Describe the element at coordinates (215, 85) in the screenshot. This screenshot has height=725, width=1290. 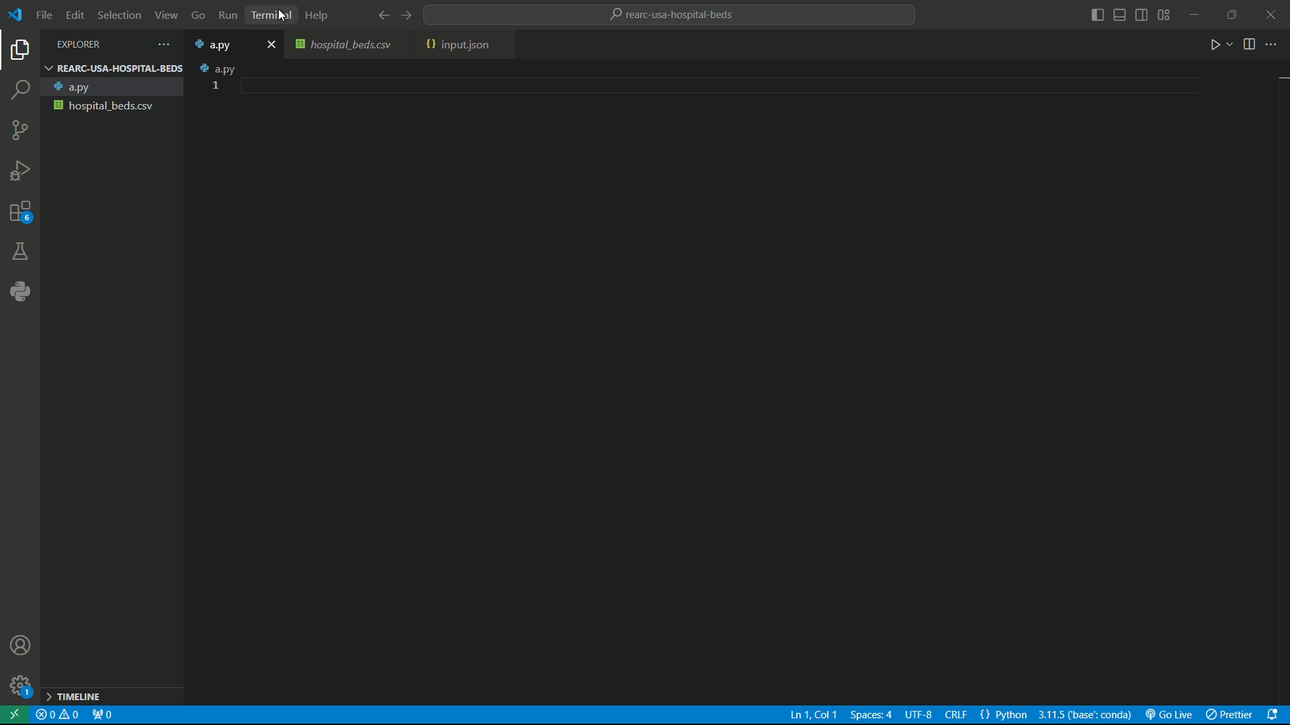
I see `1` at that location.